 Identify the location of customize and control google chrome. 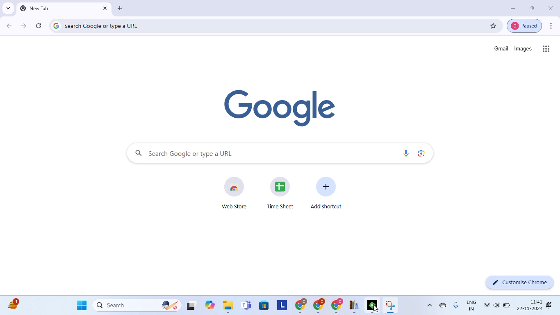
(553, 26).